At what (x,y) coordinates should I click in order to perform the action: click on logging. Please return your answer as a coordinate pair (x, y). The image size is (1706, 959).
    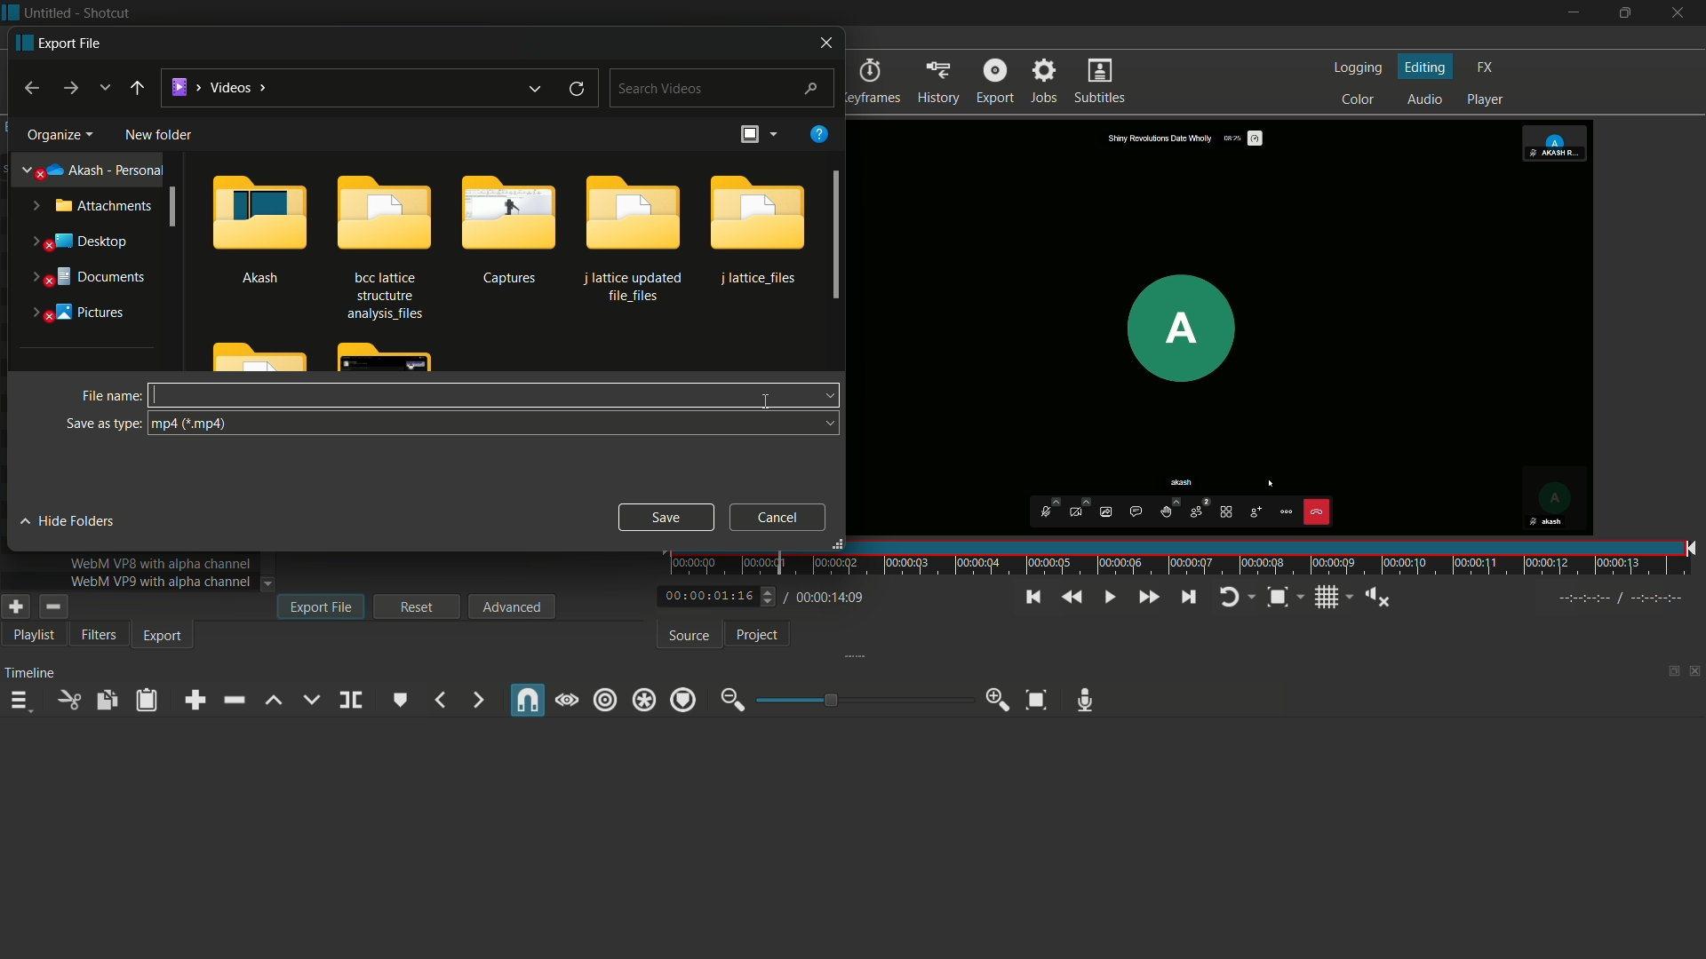
    Looking at the image, I should click on (1358, 68).